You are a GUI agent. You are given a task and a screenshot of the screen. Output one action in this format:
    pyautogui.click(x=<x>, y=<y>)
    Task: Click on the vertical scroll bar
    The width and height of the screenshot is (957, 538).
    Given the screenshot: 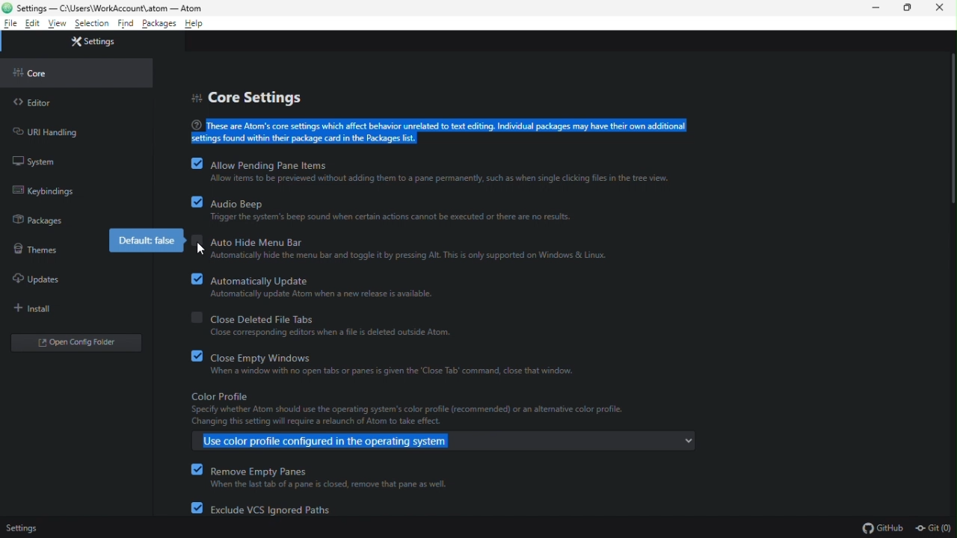 What is the action you would take?
    pyautogui.click(x=951, y=130)
    